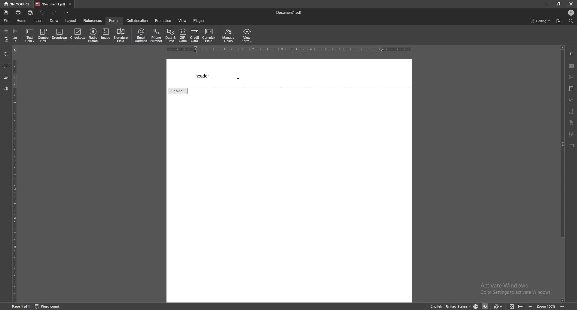 This screenshot has height=310, width=577. Describe the element at coordinates (228, 35) in the screenshot. I see `manage roles` at that location.